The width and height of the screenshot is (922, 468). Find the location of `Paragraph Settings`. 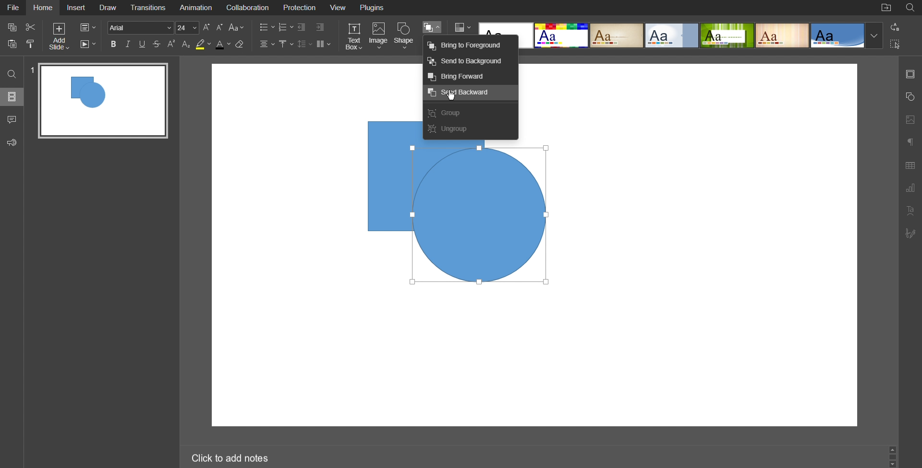

Paragraph Settings is located at coordinates (910, 142).